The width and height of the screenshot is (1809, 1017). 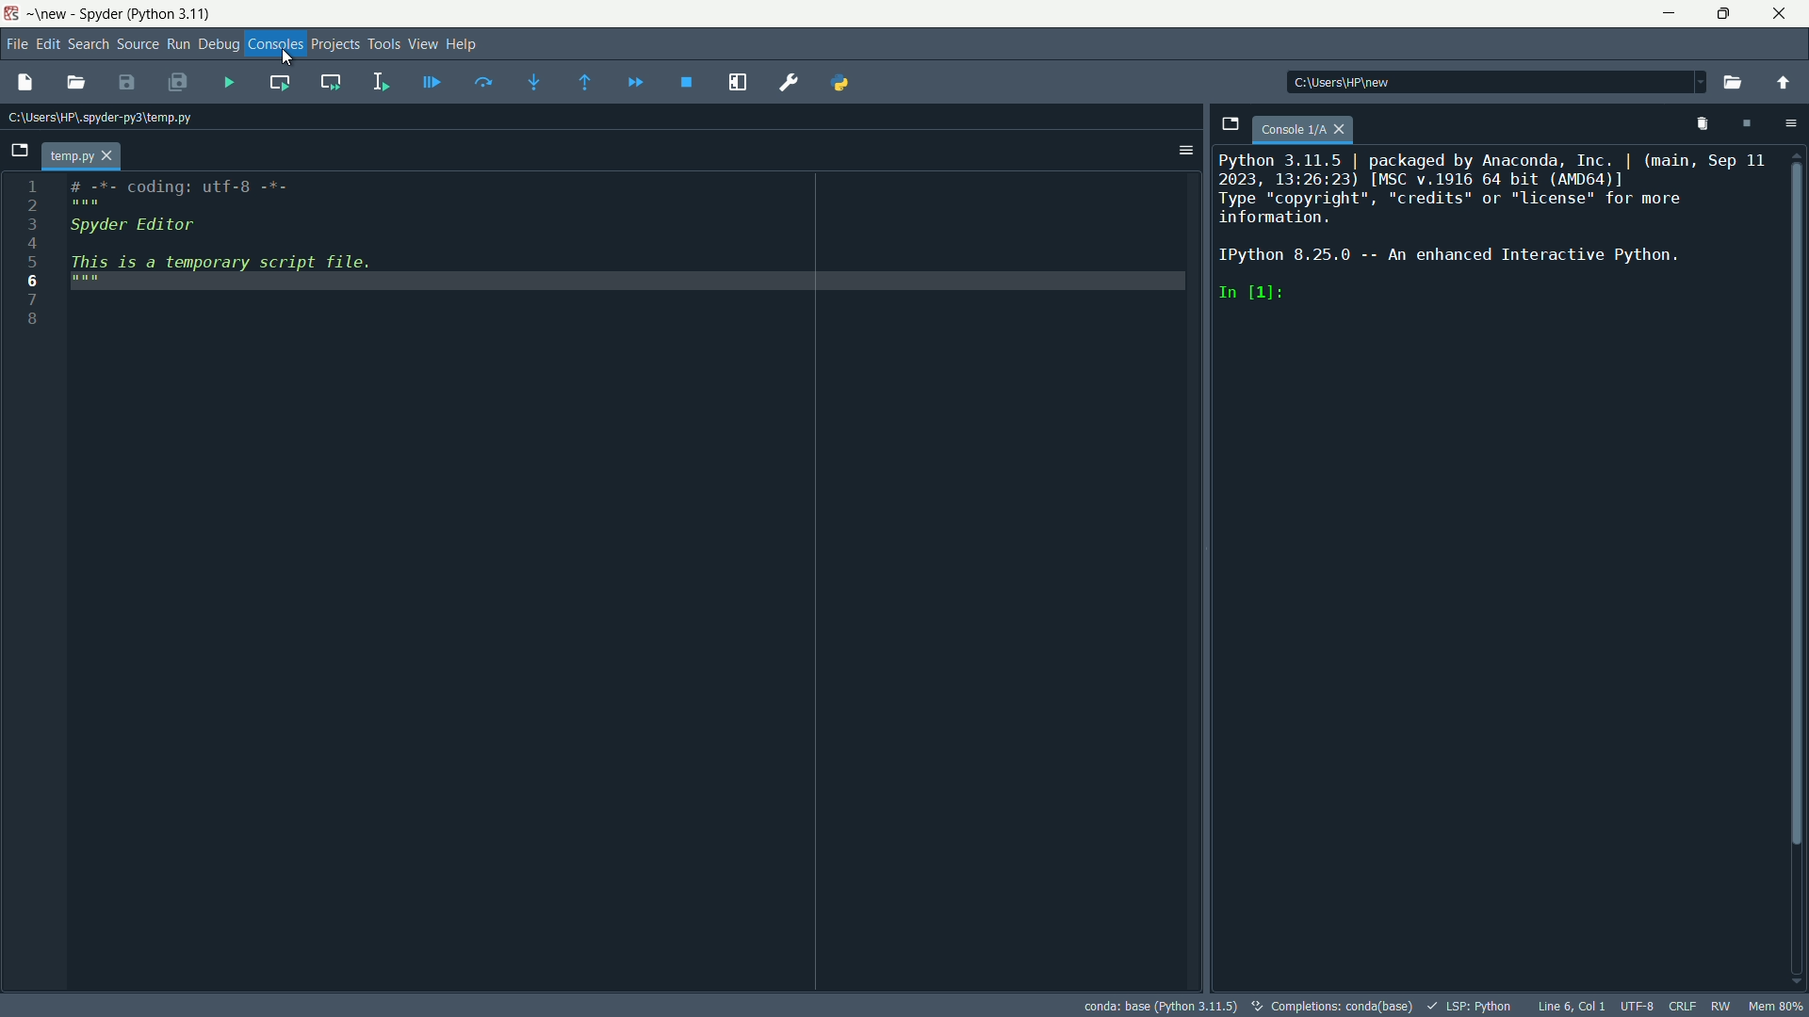 What do you see at coordinates (1290, 131) in the screenshot?
I see `console 1/A` at bounding box center [1290, 131].